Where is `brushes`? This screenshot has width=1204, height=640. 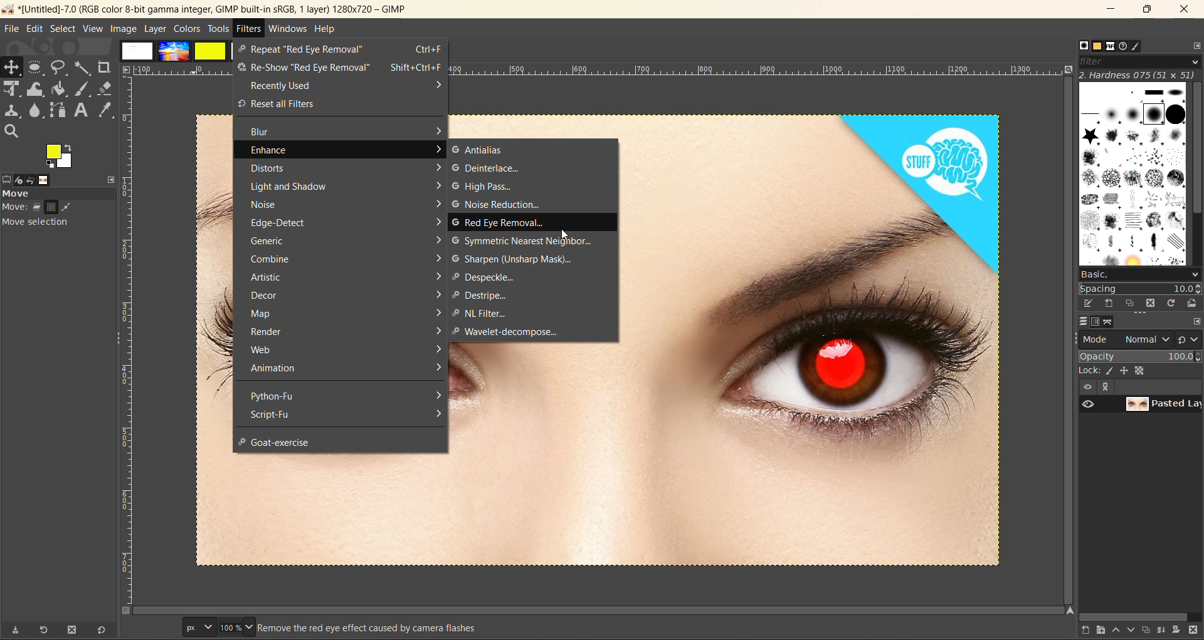 brushes is located at coordinates (1132, 174).